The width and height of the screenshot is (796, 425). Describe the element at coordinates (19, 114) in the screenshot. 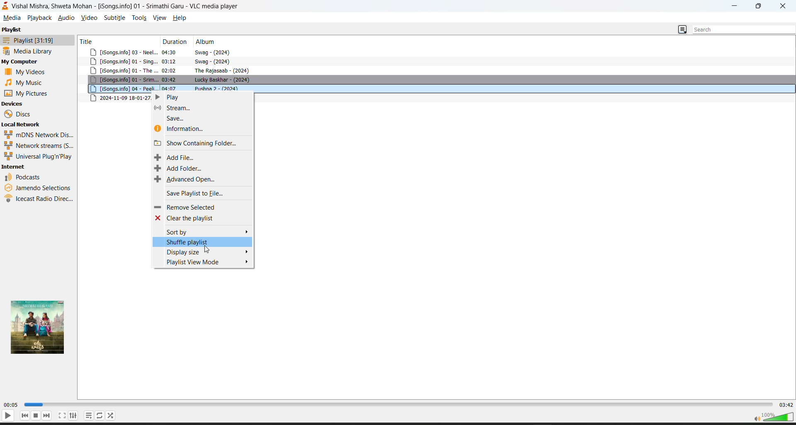

I see `discs` at that location.